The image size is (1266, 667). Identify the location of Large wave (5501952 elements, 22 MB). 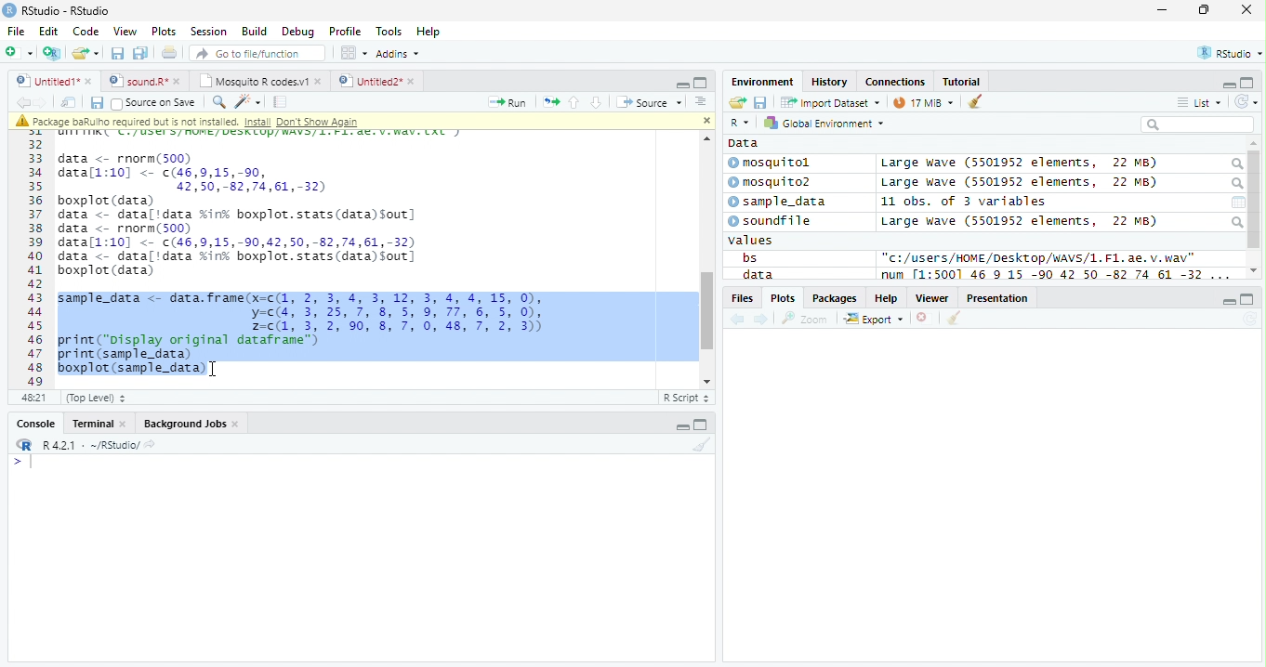
(1019, 221).